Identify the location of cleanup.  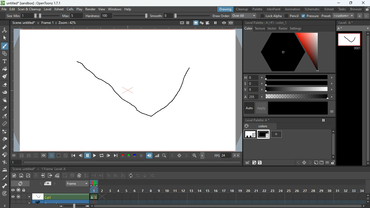
(242, 9).